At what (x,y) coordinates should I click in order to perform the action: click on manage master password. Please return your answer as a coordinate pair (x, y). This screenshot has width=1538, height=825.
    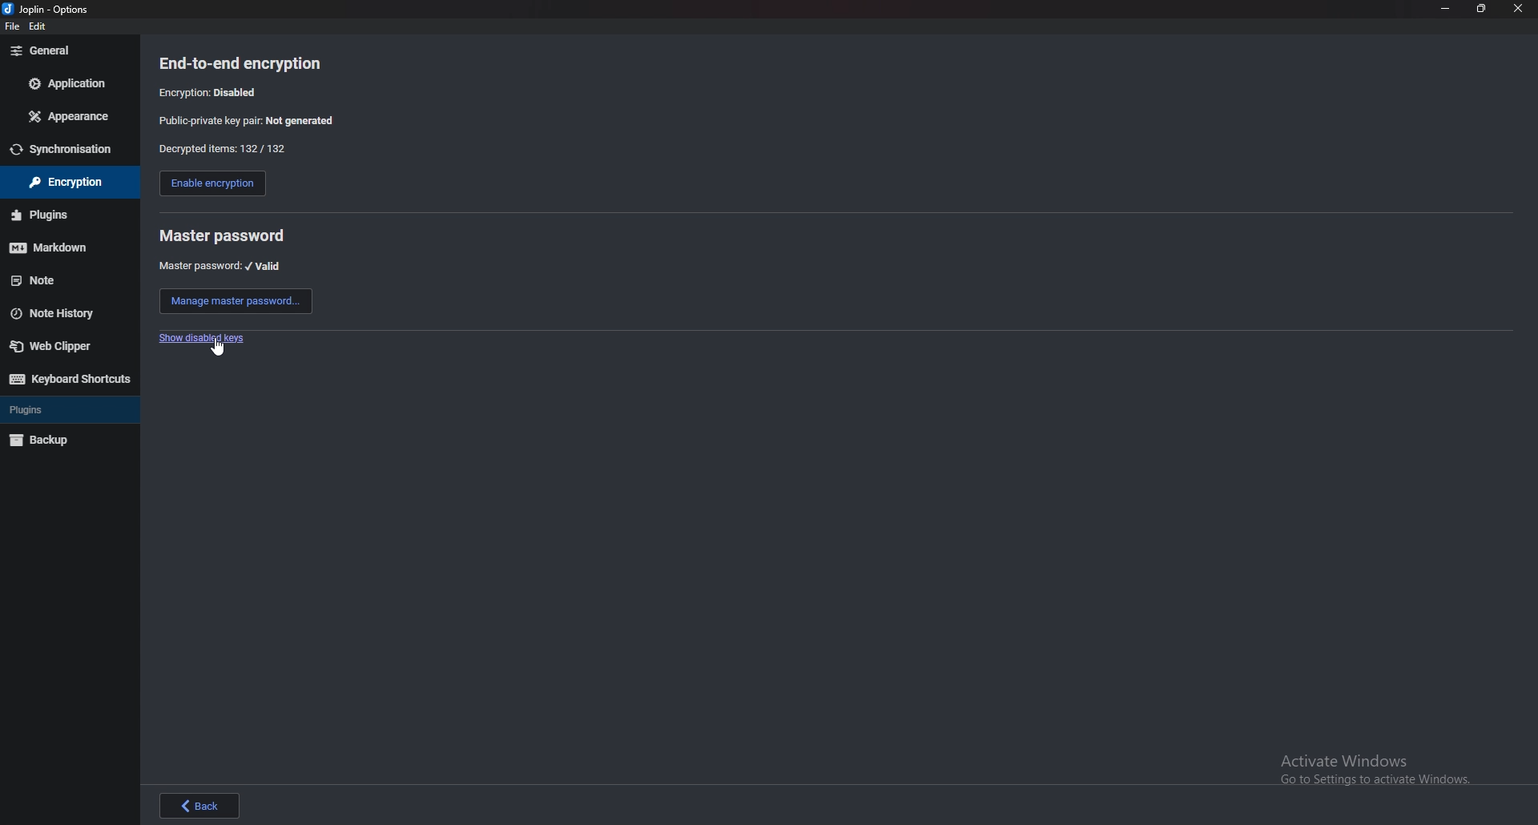
    Looking at the image, I should click on (236, 302).